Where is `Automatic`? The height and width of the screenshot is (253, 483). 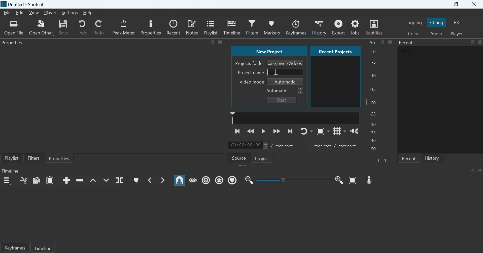
Automatic is located at coordinates (286, 82).